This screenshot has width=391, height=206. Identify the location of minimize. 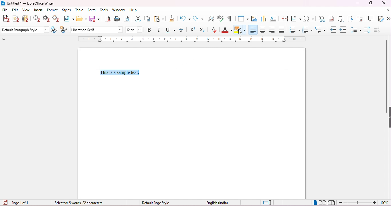
(358, 4).